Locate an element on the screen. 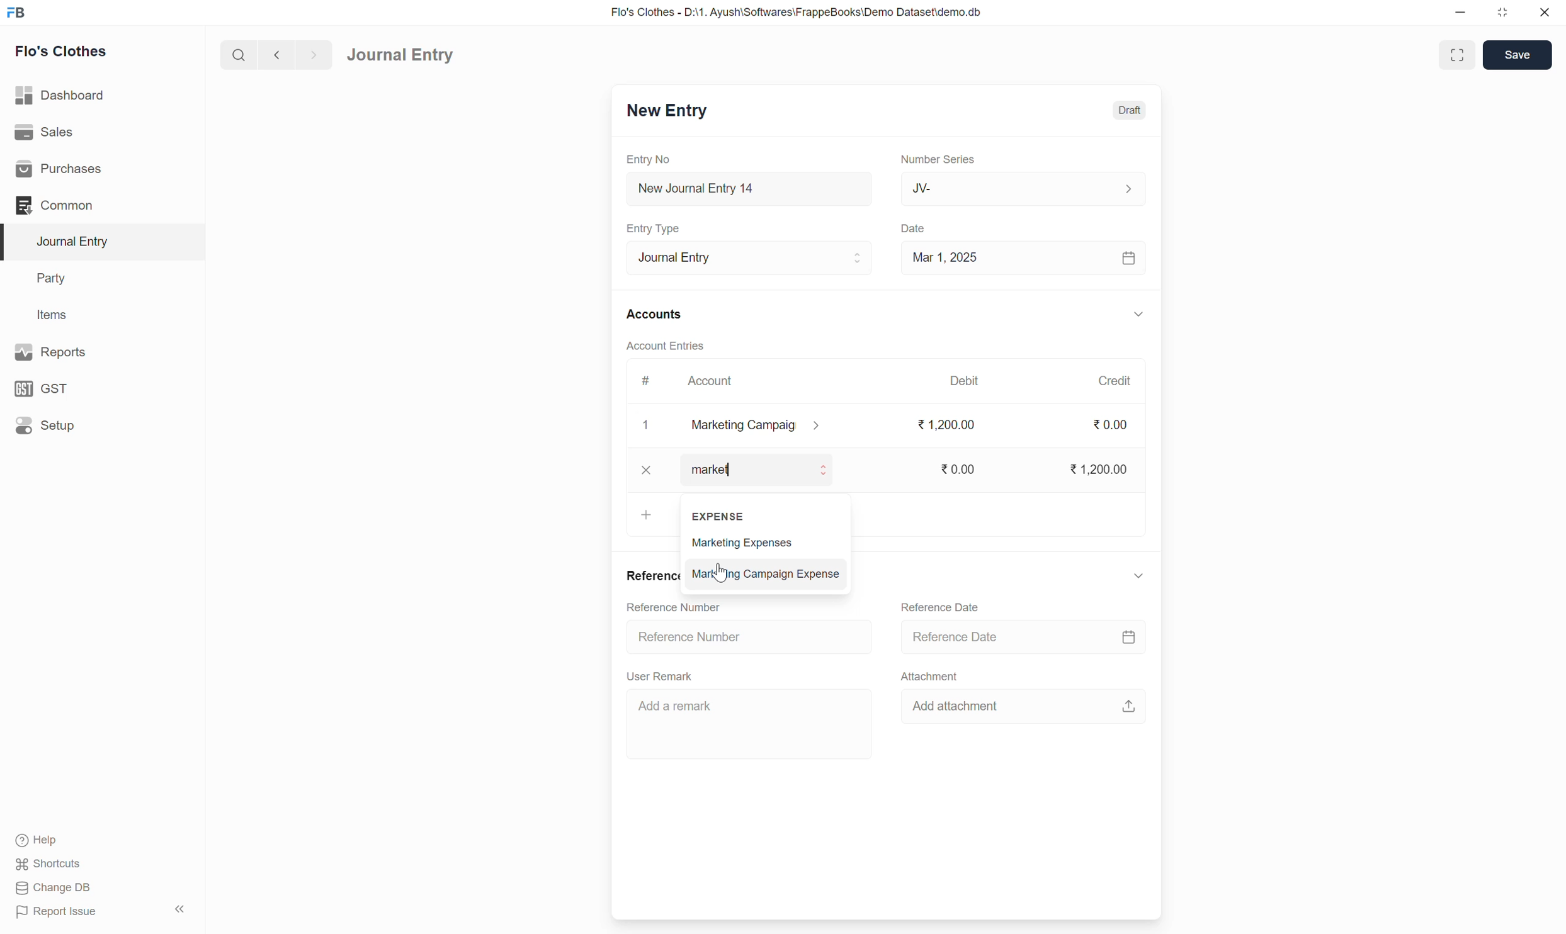 The height and width of the screenshot is (934, 1566). cursor is located at coordinates (718, 572).